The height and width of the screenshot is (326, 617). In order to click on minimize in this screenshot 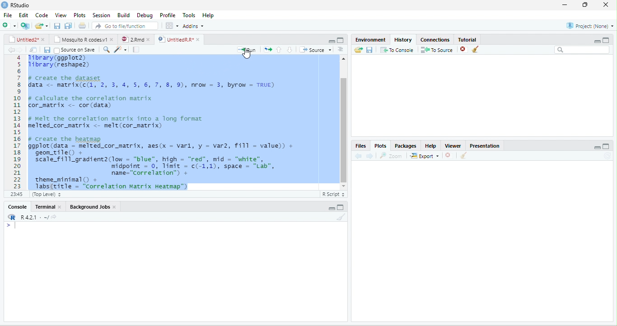, I will do `click(593, 40)`.